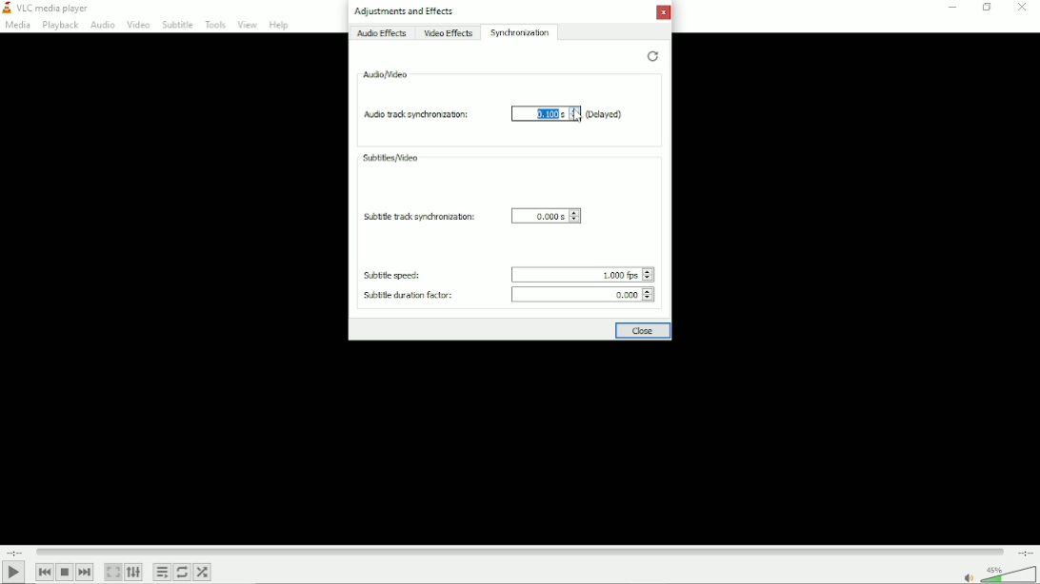 Image resolution: width=1040 pixels, height=584 pixels. What do you see at coordinates (405, 11) in the screenshot?
I see `Adjustments and effects` at bounding box center [405, 11].